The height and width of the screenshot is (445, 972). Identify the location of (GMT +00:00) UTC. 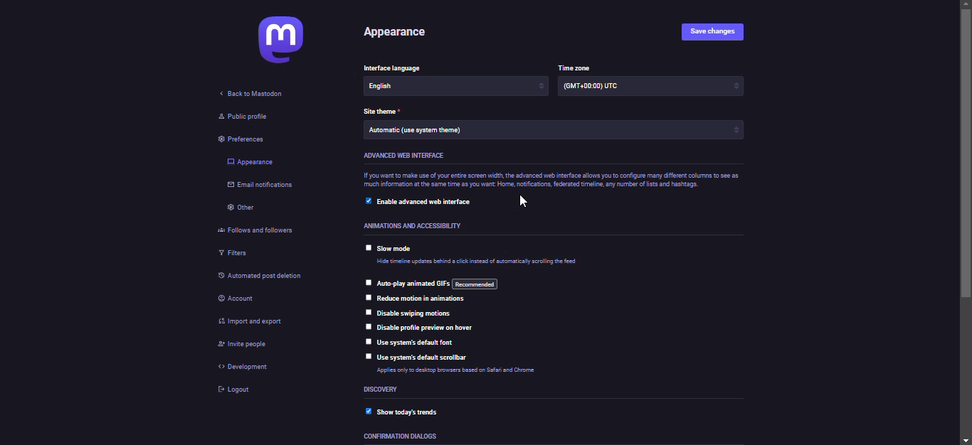
(640, 86).